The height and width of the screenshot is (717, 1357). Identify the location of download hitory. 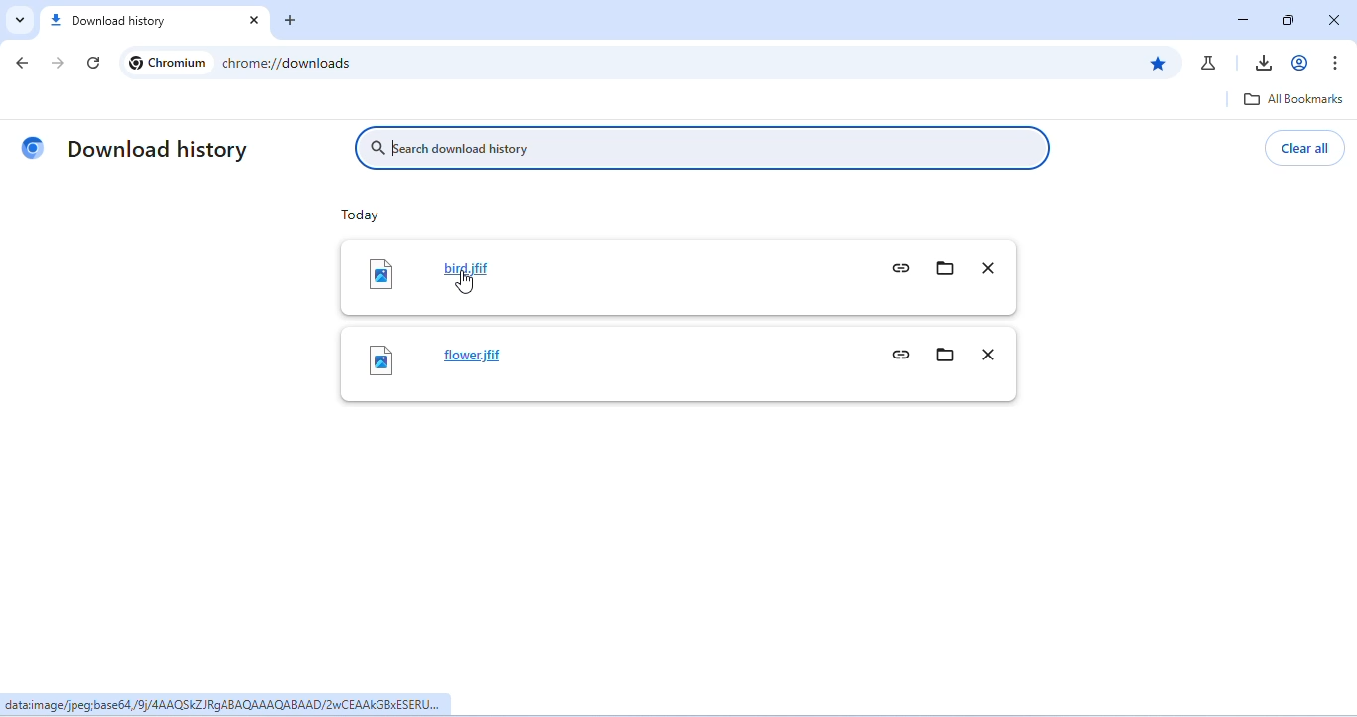
(160, 150).